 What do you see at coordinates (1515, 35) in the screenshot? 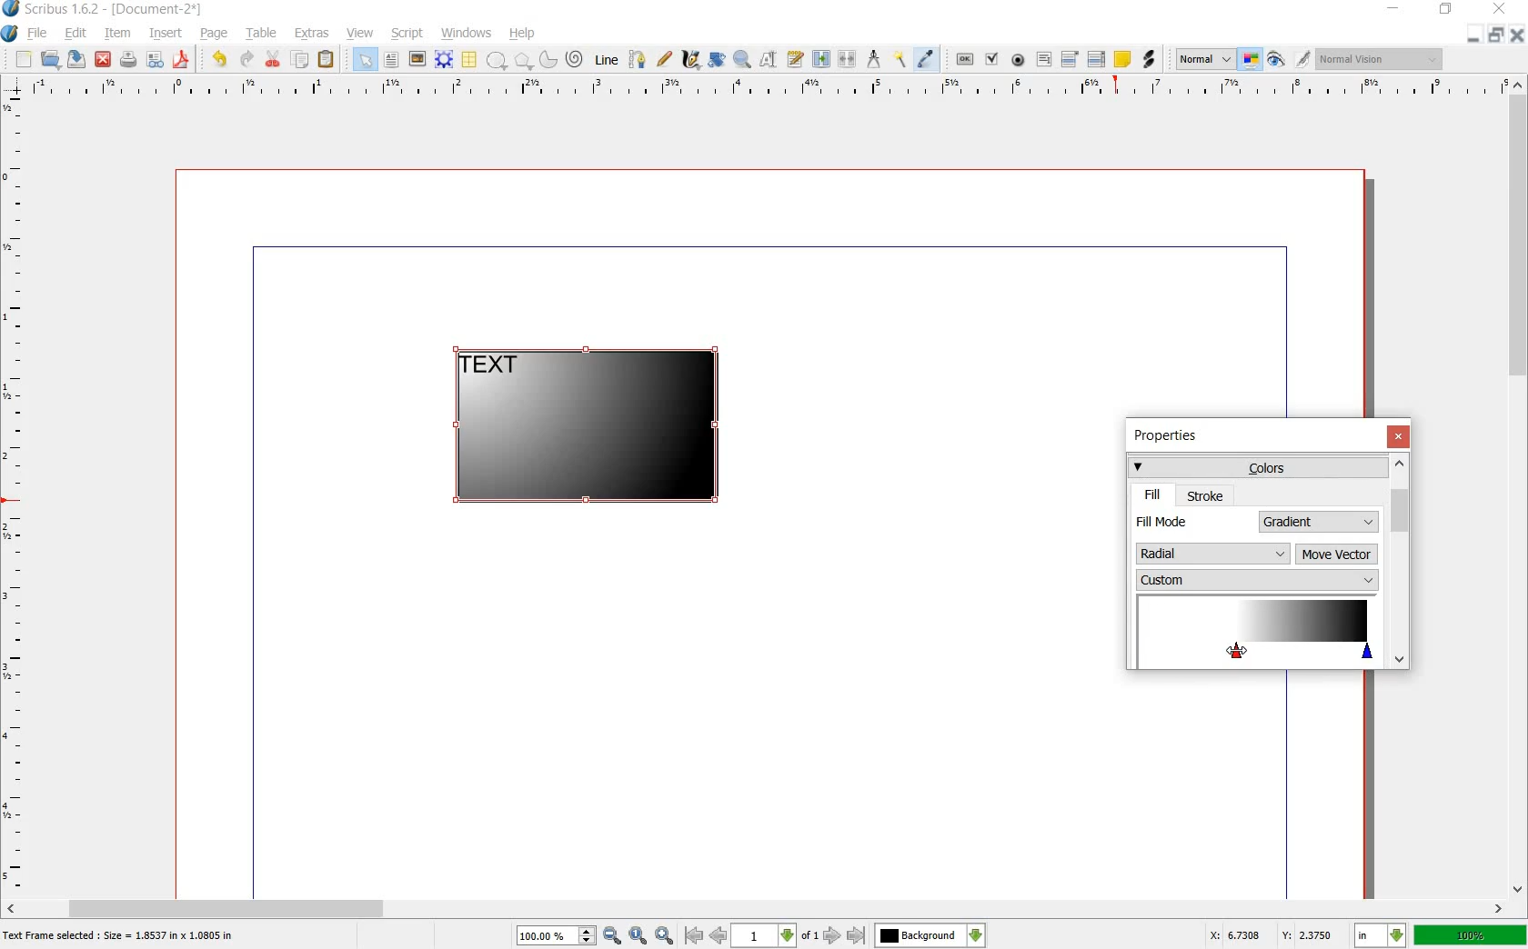
I see `close` at bounding box center [1515, 35].